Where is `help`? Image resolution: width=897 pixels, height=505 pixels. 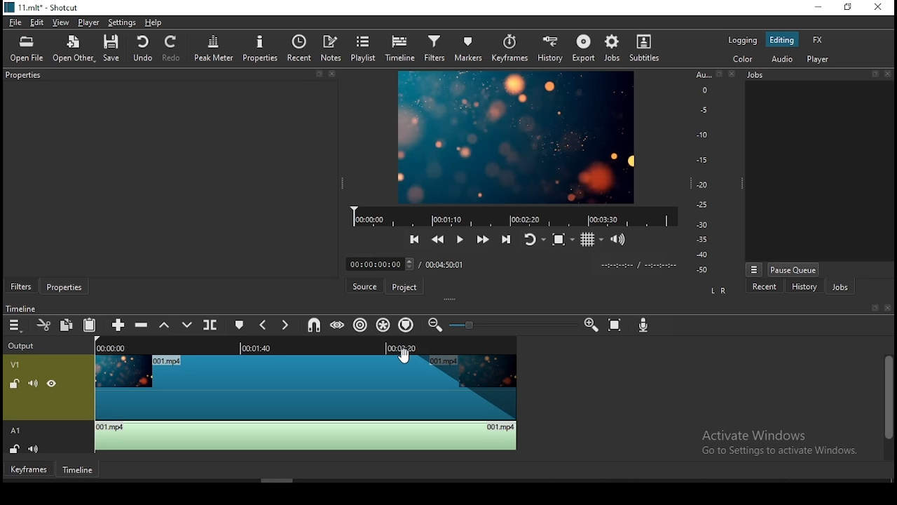
help is located at coordinates (156, 22).